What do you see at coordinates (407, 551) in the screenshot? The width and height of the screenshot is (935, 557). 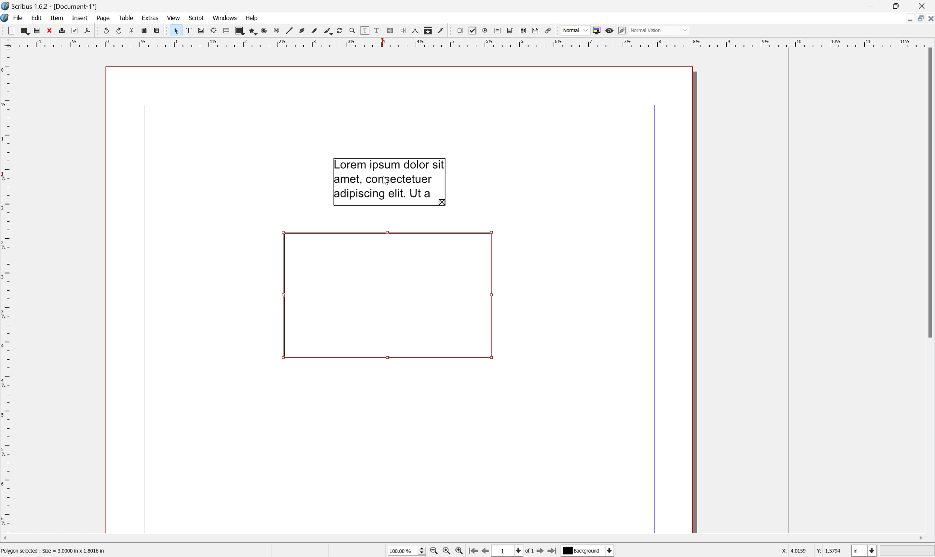 I see `Current zoom level` at bounding box center [407, 551].